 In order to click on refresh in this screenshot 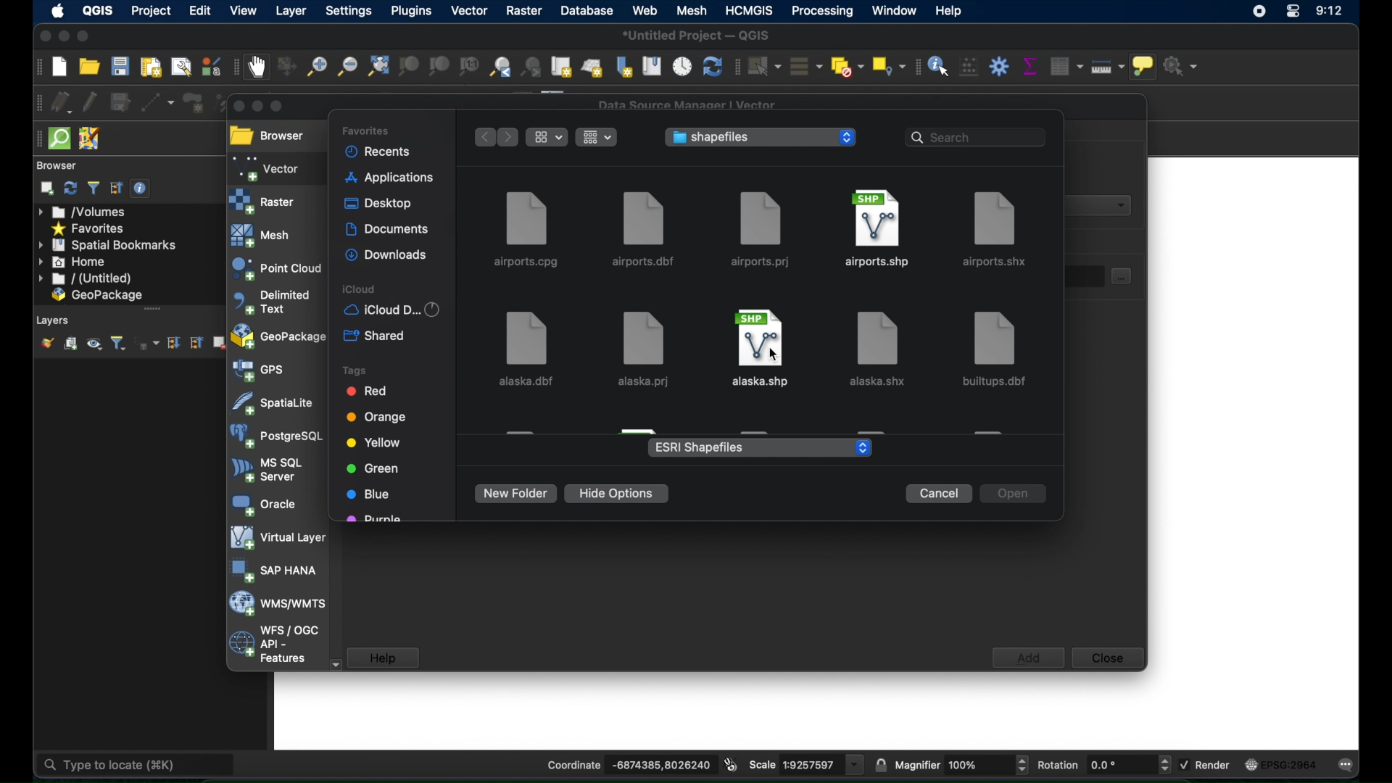, I will do `click(711, 66)`.